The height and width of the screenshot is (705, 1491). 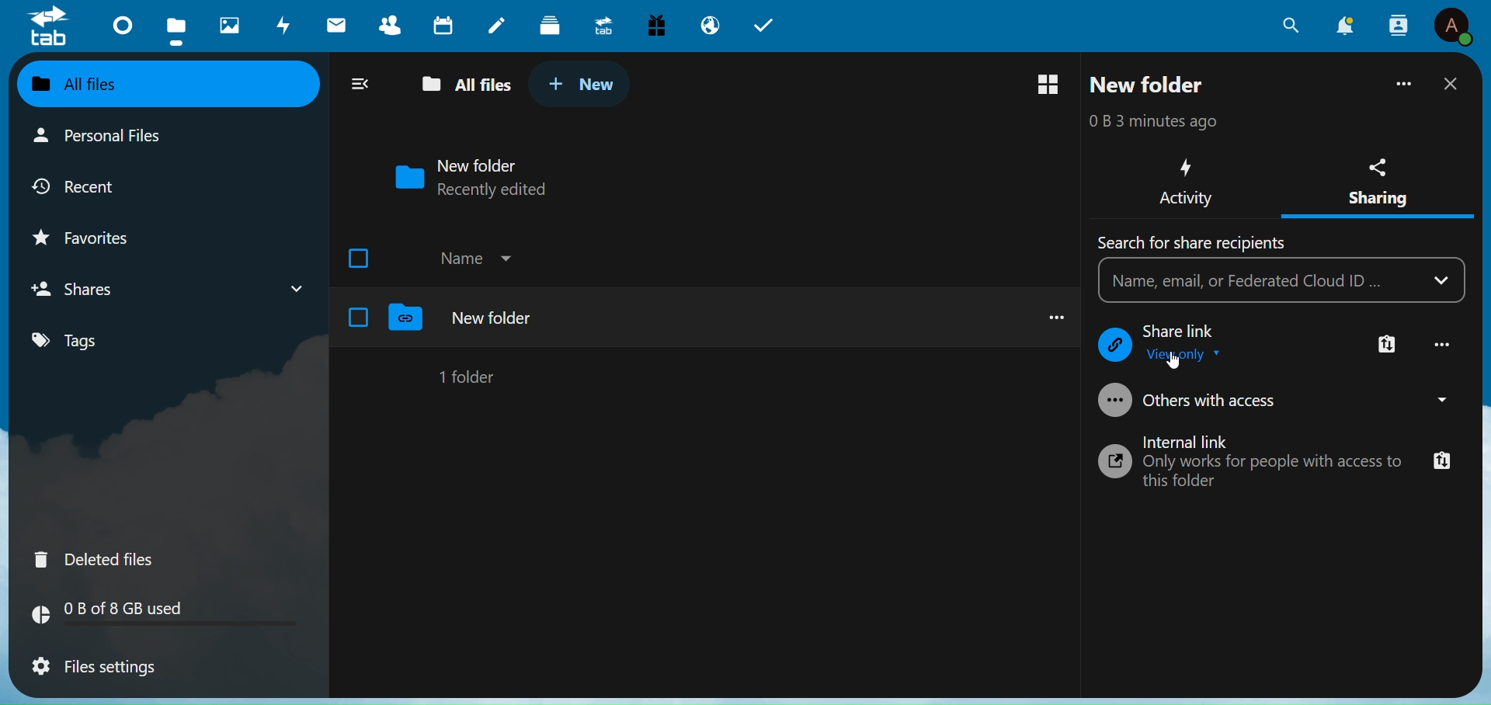 I want to click on Activity, so click(x=280, y=26).